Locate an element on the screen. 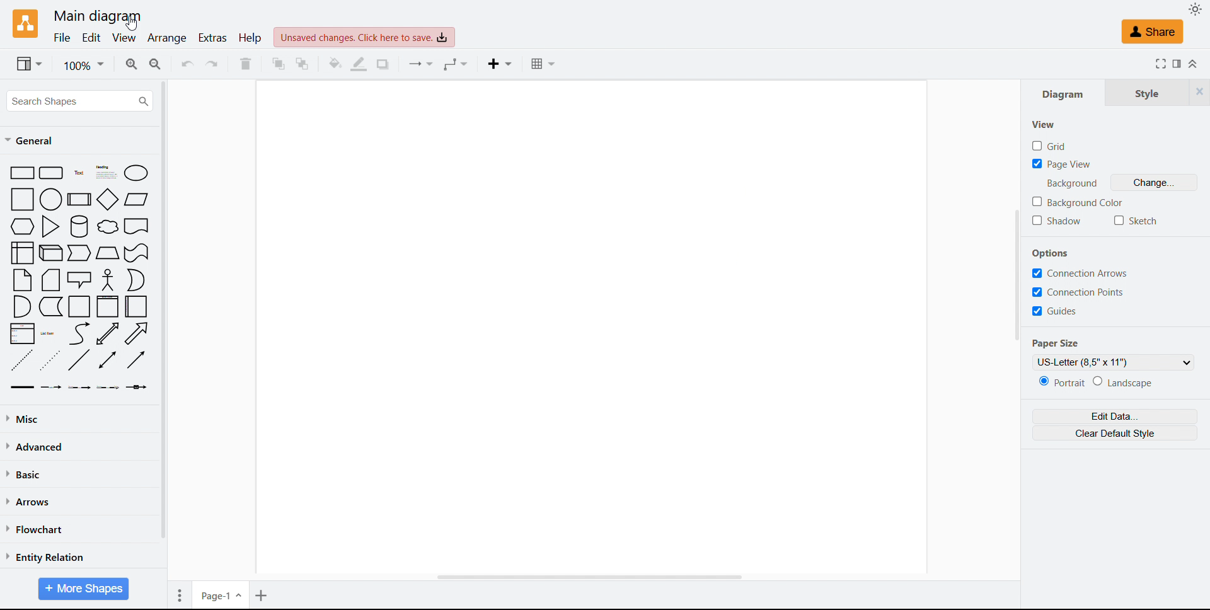  Cursor  is located at coordinates (132, 23).